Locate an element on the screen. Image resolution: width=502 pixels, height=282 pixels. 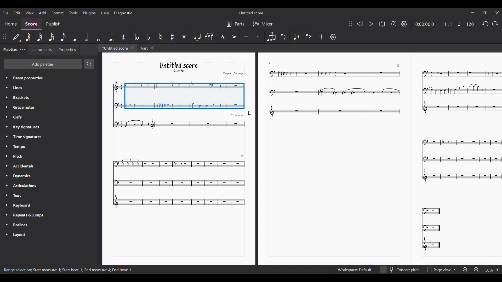
Cursor is located at coordinates (250, 114).